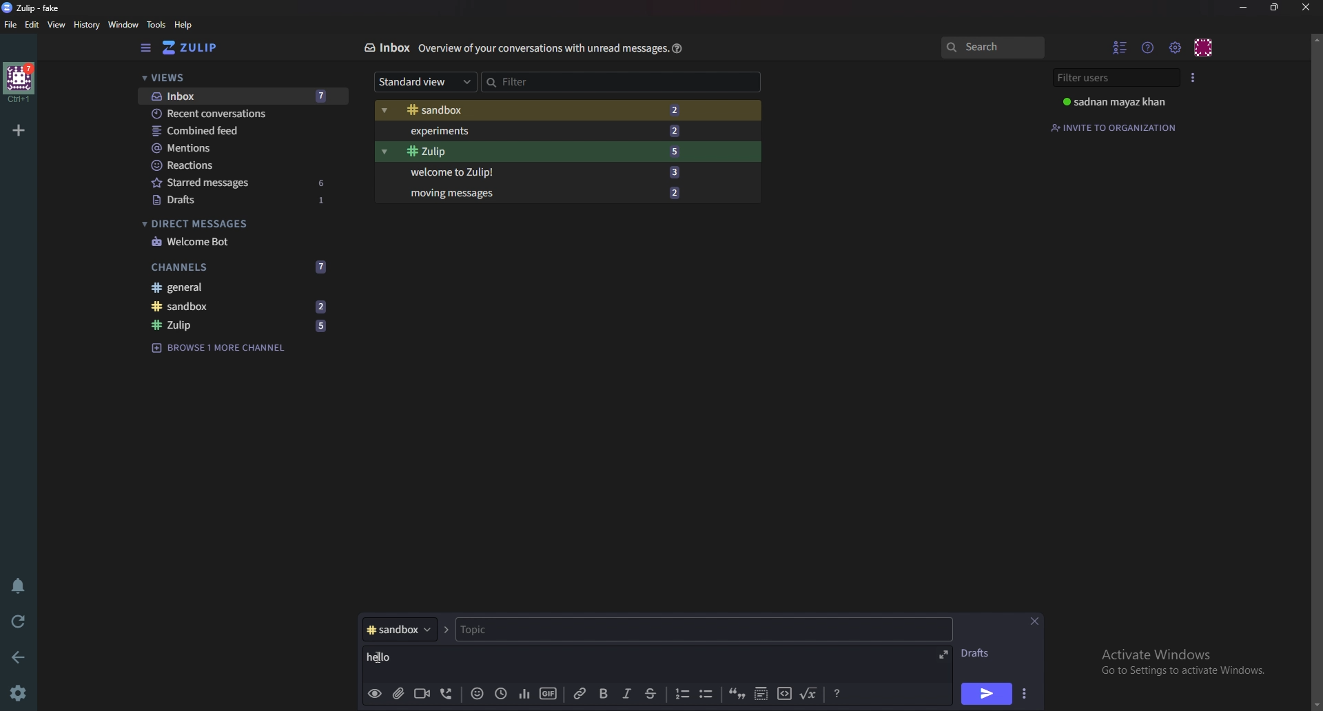  Describe the element at coordinates (534, 131) in the screenshot. I see `Experiments 2` at that location.